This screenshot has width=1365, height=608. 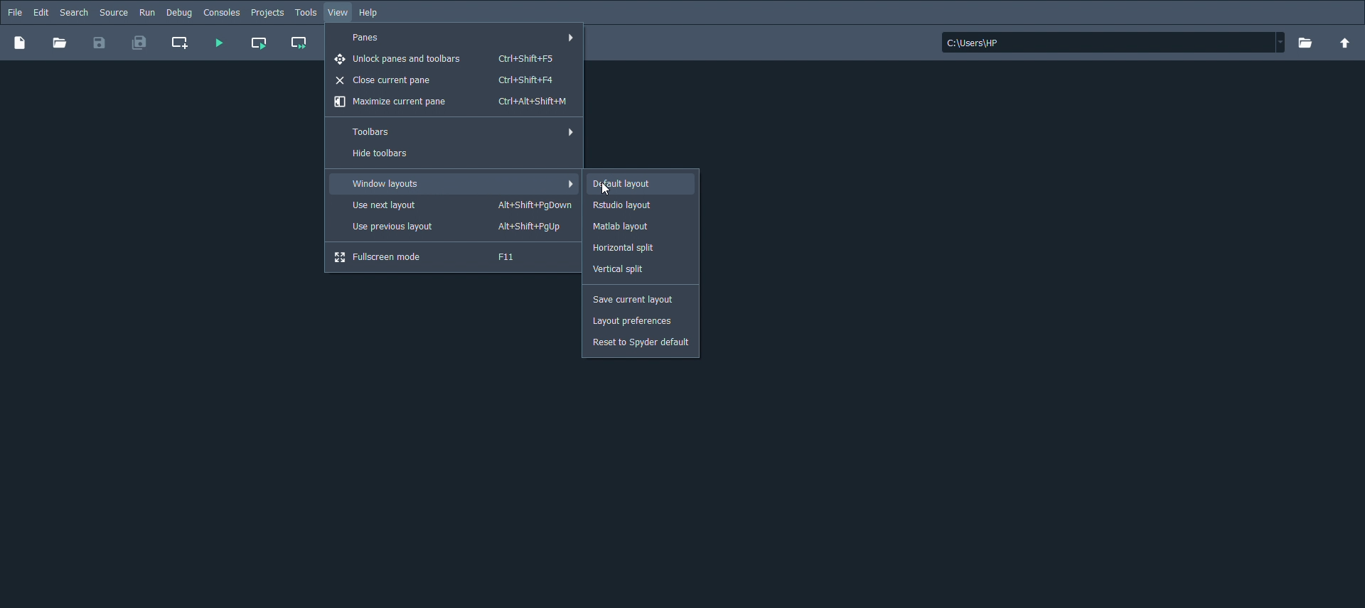 I want to click on Change to parent directory, so click(x=1346, y=42).